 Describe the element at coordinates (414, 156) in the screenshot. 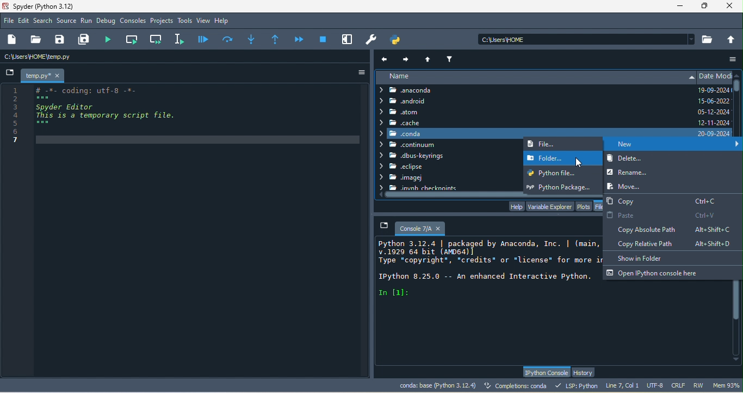

I see `dbus keyrings` at that location.